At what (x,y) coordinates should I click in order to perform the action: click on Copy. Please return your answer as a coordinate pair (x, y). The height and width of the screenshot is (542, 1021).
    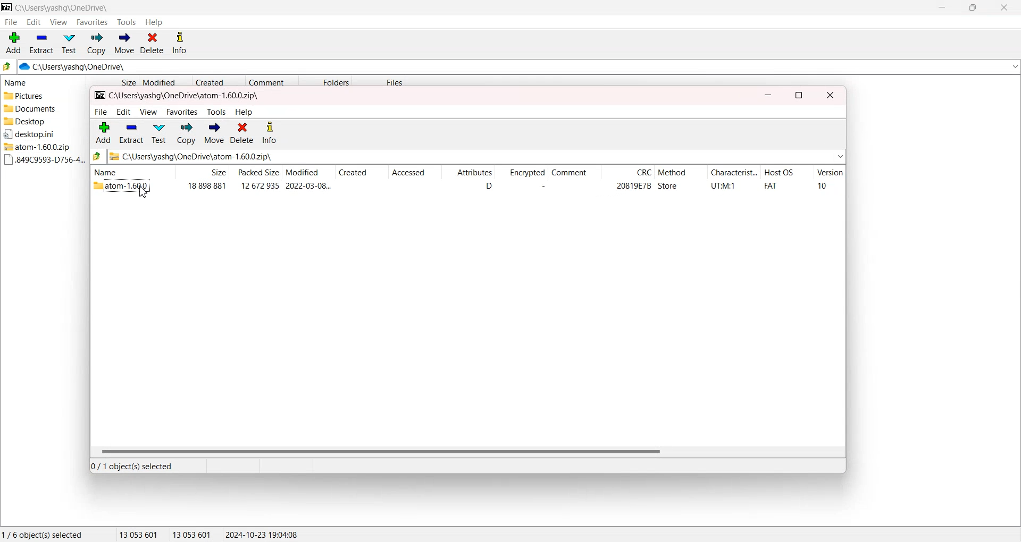
    Looking at the image, I should click on (96, 44).